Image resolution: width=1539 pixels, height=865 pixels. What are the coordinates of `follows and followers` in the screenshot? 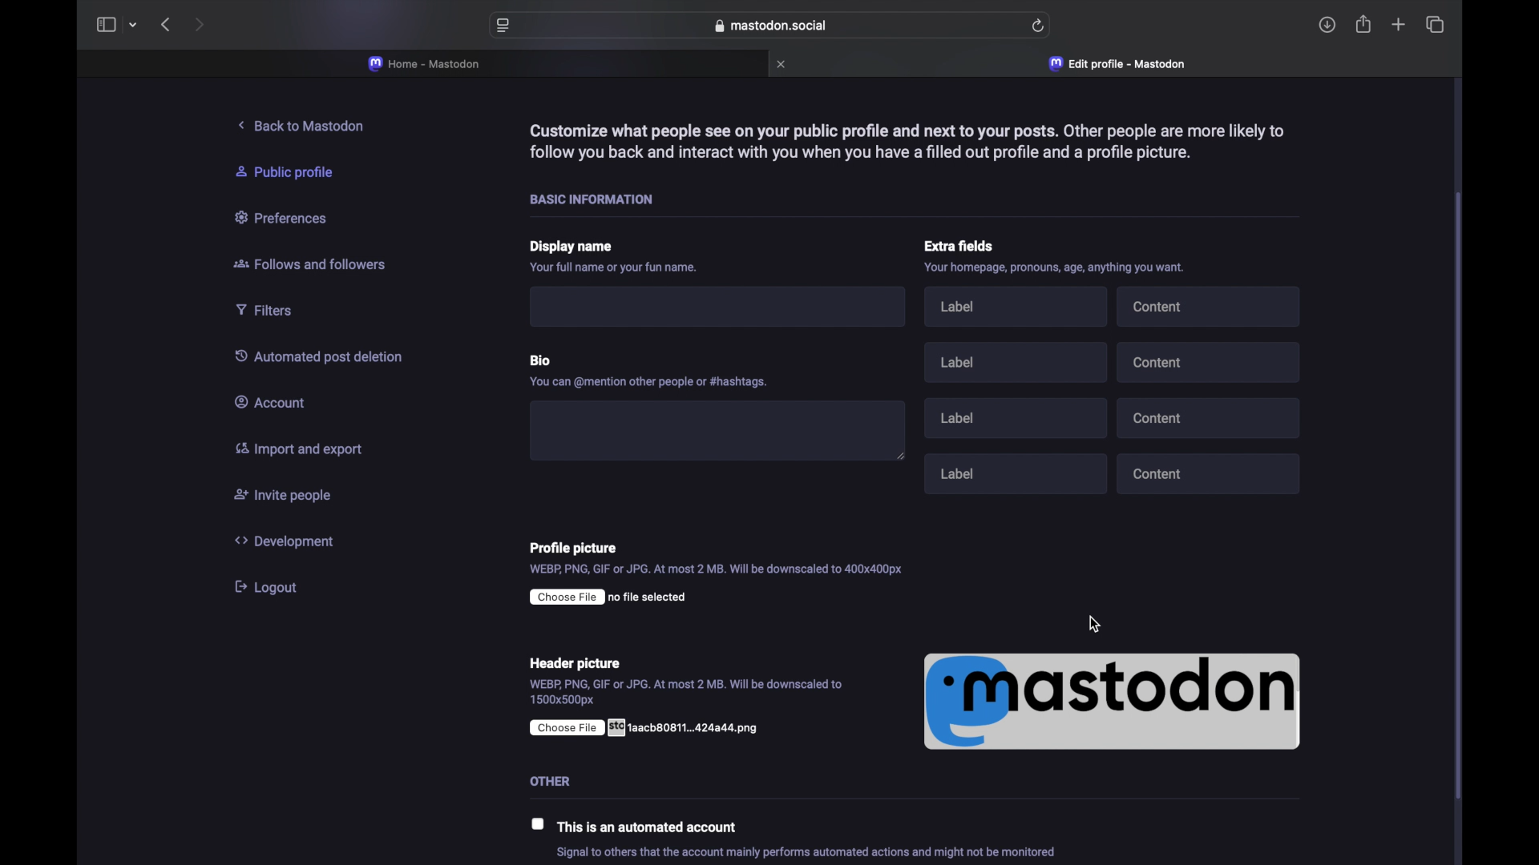 It's located at (311, 266).